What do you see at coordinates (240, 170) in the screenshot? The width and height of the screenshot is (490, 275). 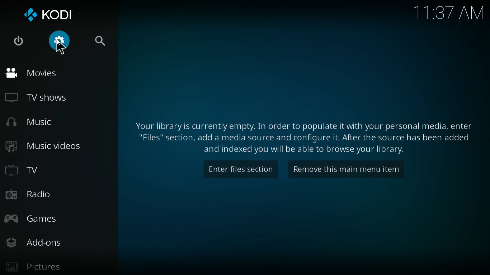 I see `enter files section` at bounding box center [240, 170].